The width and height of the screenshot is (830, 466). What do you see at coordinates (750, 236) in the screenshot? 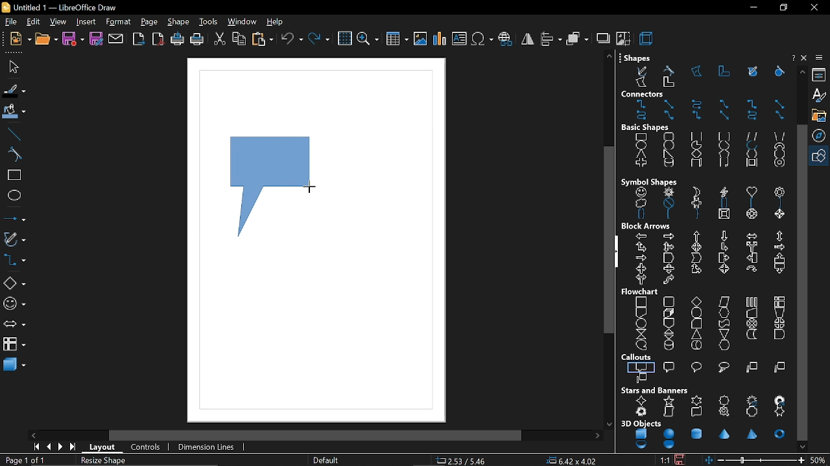
I see `left and right arrow` at bounding box center [750, 236].